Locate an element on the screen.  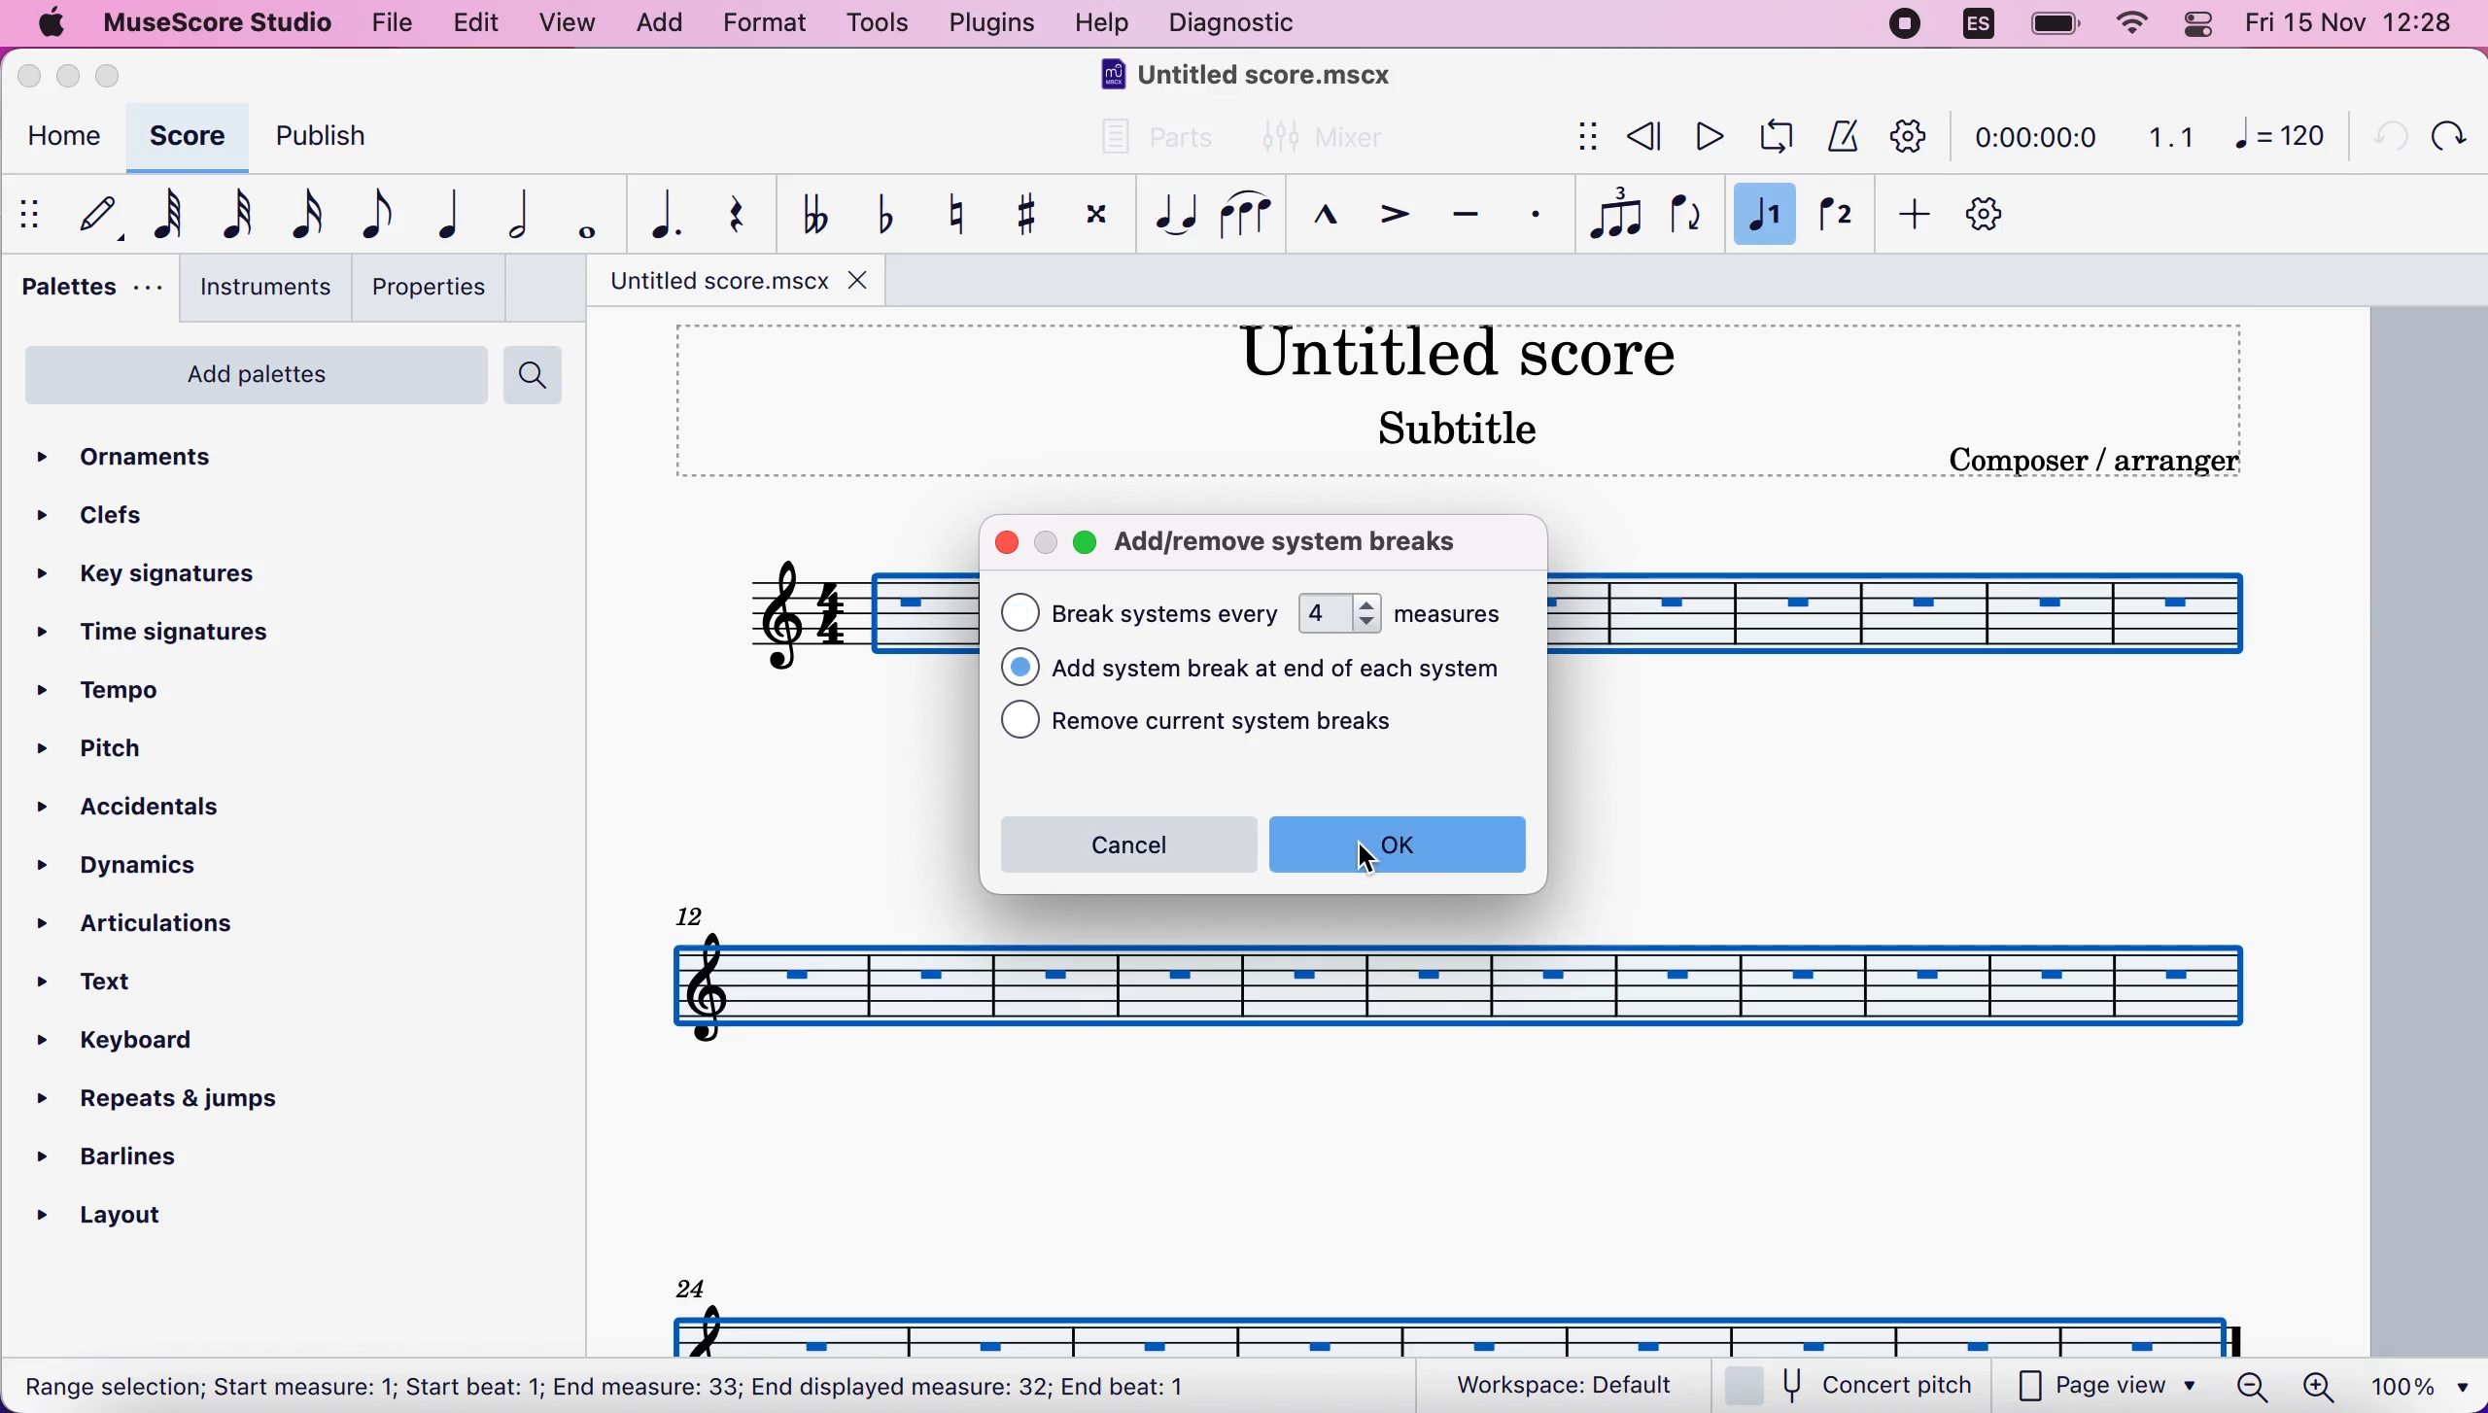
dynamics is located at coordinates (145, 866).